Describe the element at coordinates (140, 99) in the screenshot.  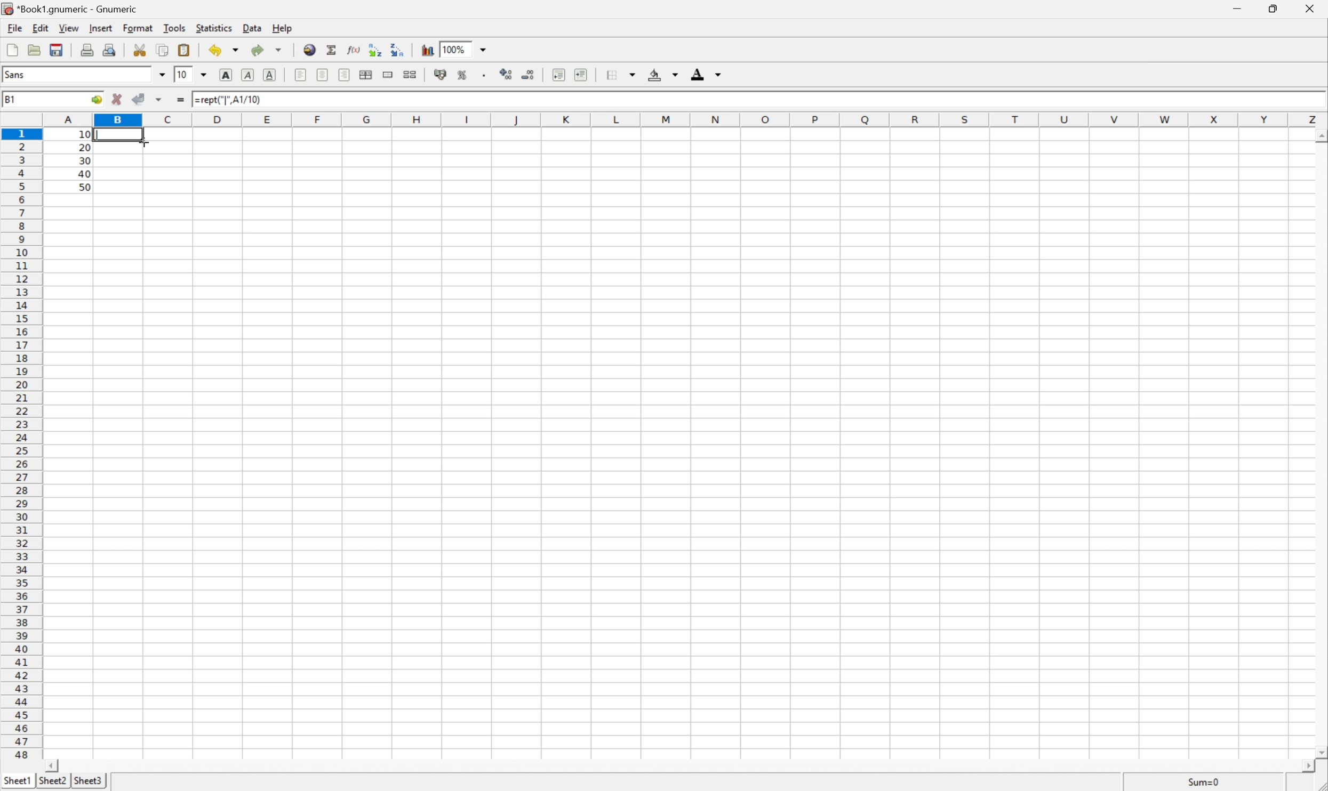
I see `Accept changes` at that location.